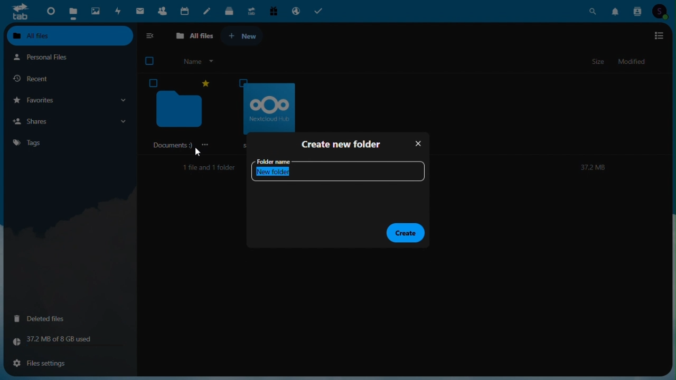  Describe the element at coordinates (67, 343) in the screenshot. I see `Storage` at that location.